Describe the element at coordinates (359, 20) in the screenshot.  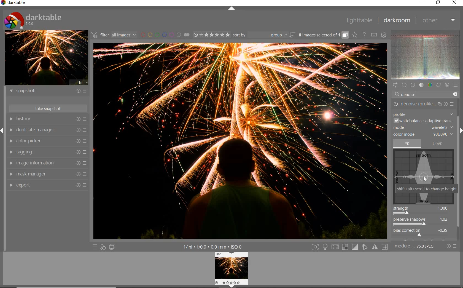
I see `lighttable` at that location.